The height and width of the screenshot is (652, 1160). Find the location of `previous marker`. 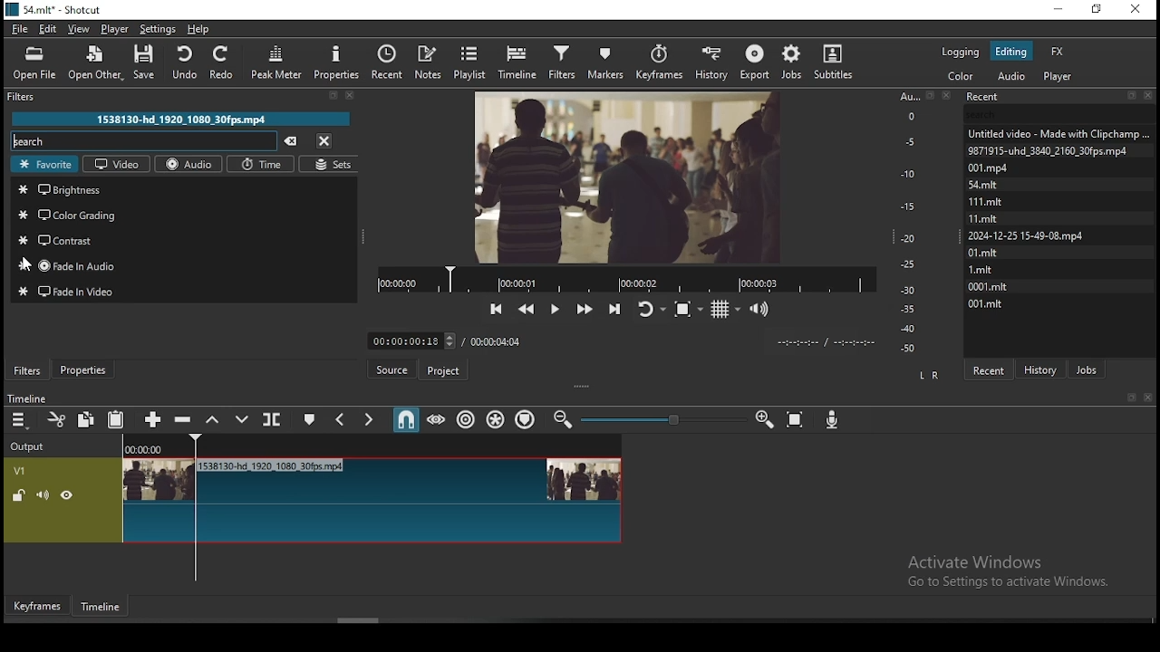

previous marker is located at coordinates (340, 419).